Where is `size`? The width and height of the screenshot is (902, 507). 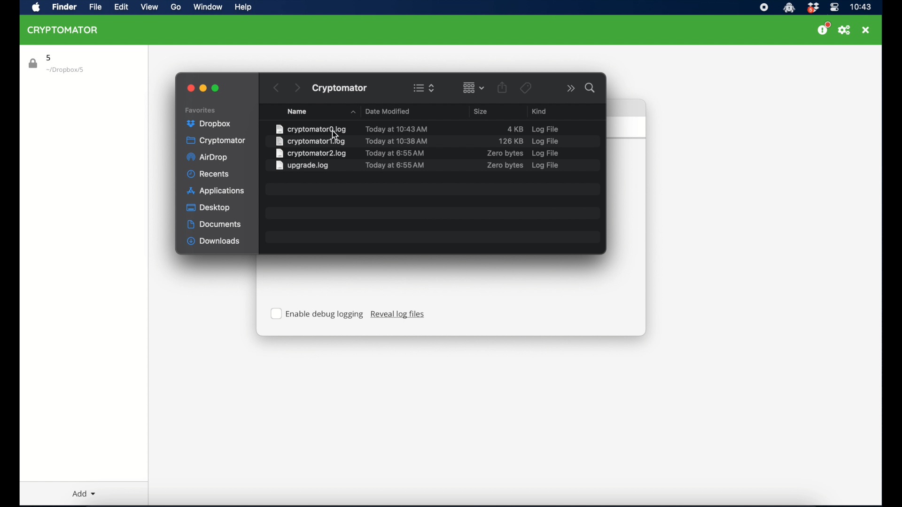 size is located at coordinates (504, 166).